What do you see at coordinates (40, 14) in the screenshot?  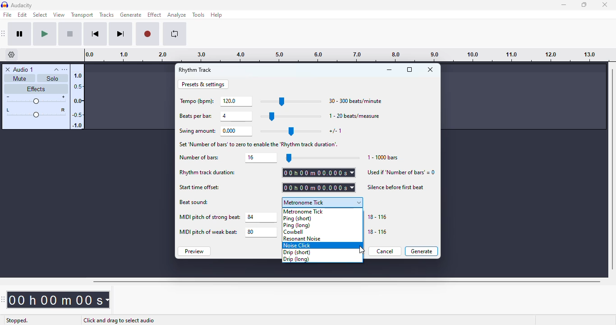 I see `select` at bounding box center [40, 14].